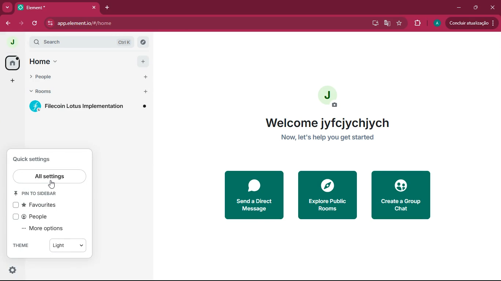 The width and height of the screenshot is (501, 281). What do you see at coordinates (12, 81) in the screenshot?
I see `add` at bounding box center [12, 81].